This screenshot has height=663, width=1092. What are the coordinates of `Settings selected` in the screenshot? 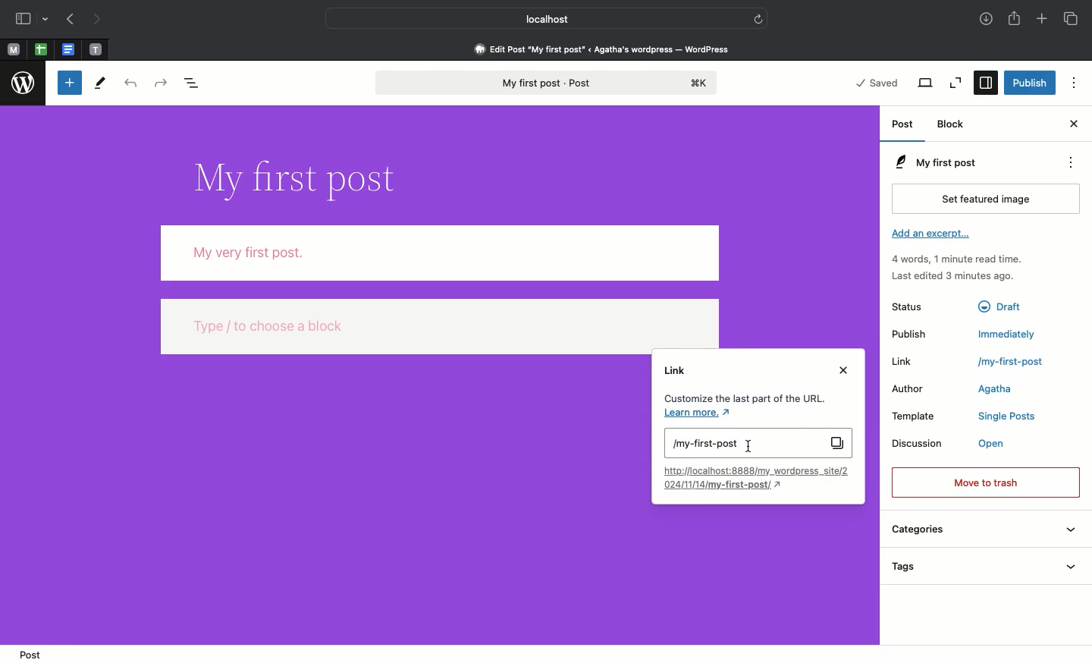 It's located at (984, 83).